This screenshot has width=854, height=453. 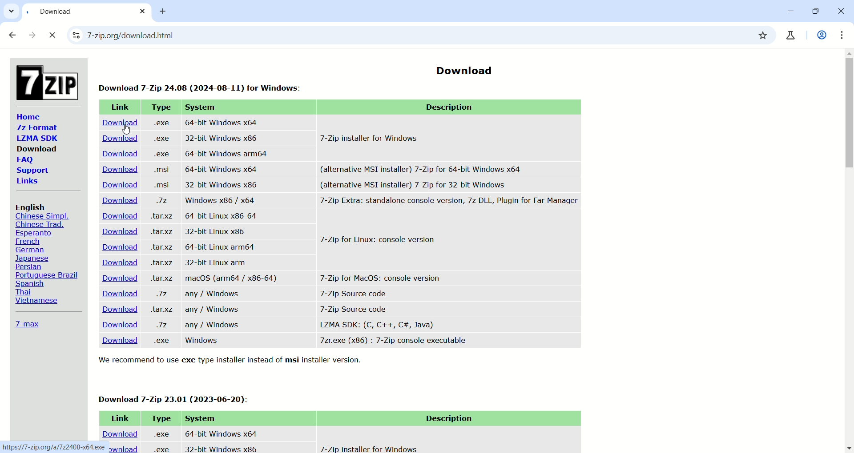 I want to click on Vietnamese, so click(x=35, y=302).